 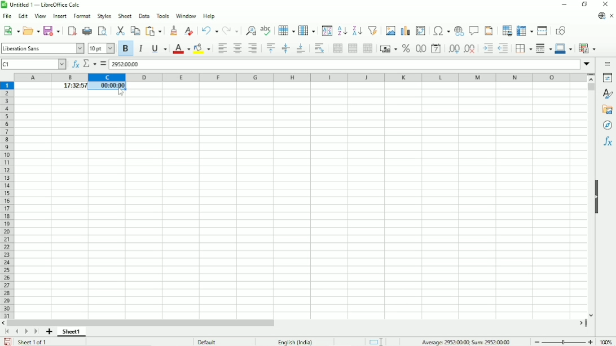 I want to click on Wrap text, so click(x=319, y=48).